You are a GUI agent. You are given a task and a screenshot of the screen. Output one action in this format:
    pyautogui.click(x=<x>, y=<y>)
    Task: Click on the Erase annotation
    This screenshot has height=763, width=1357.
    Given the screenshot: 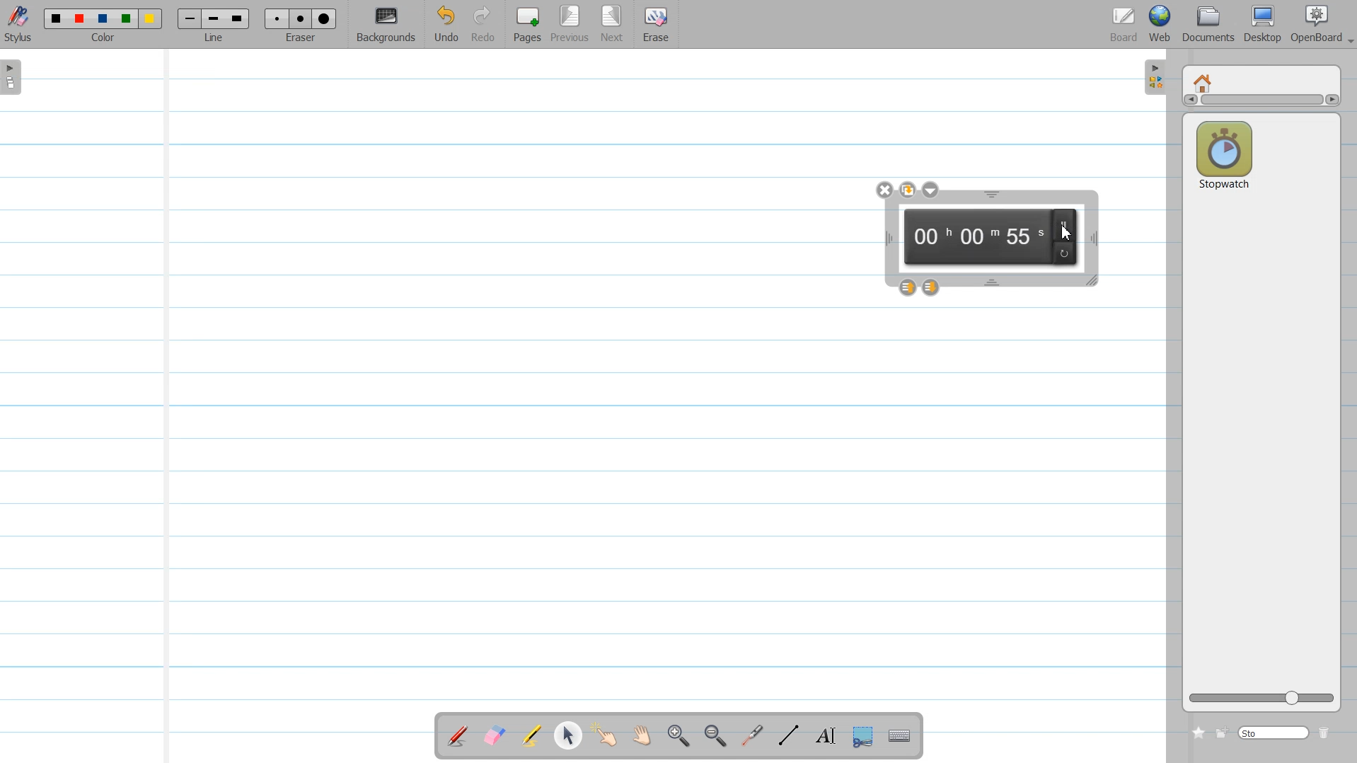 What is the action you would take?
    pyautogui.click(x=493, y=735)
    